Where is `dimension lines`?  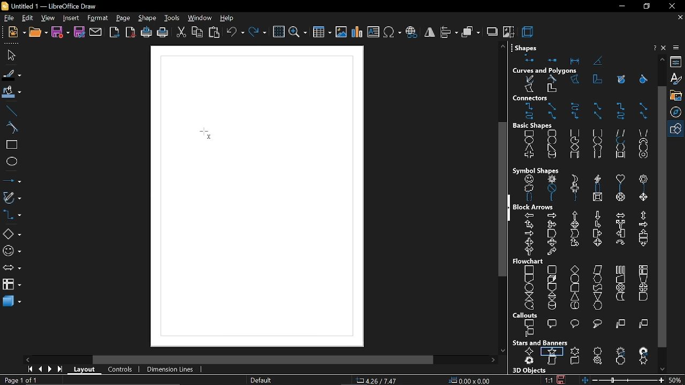
dimension lines is located at coordinates (169, 369).